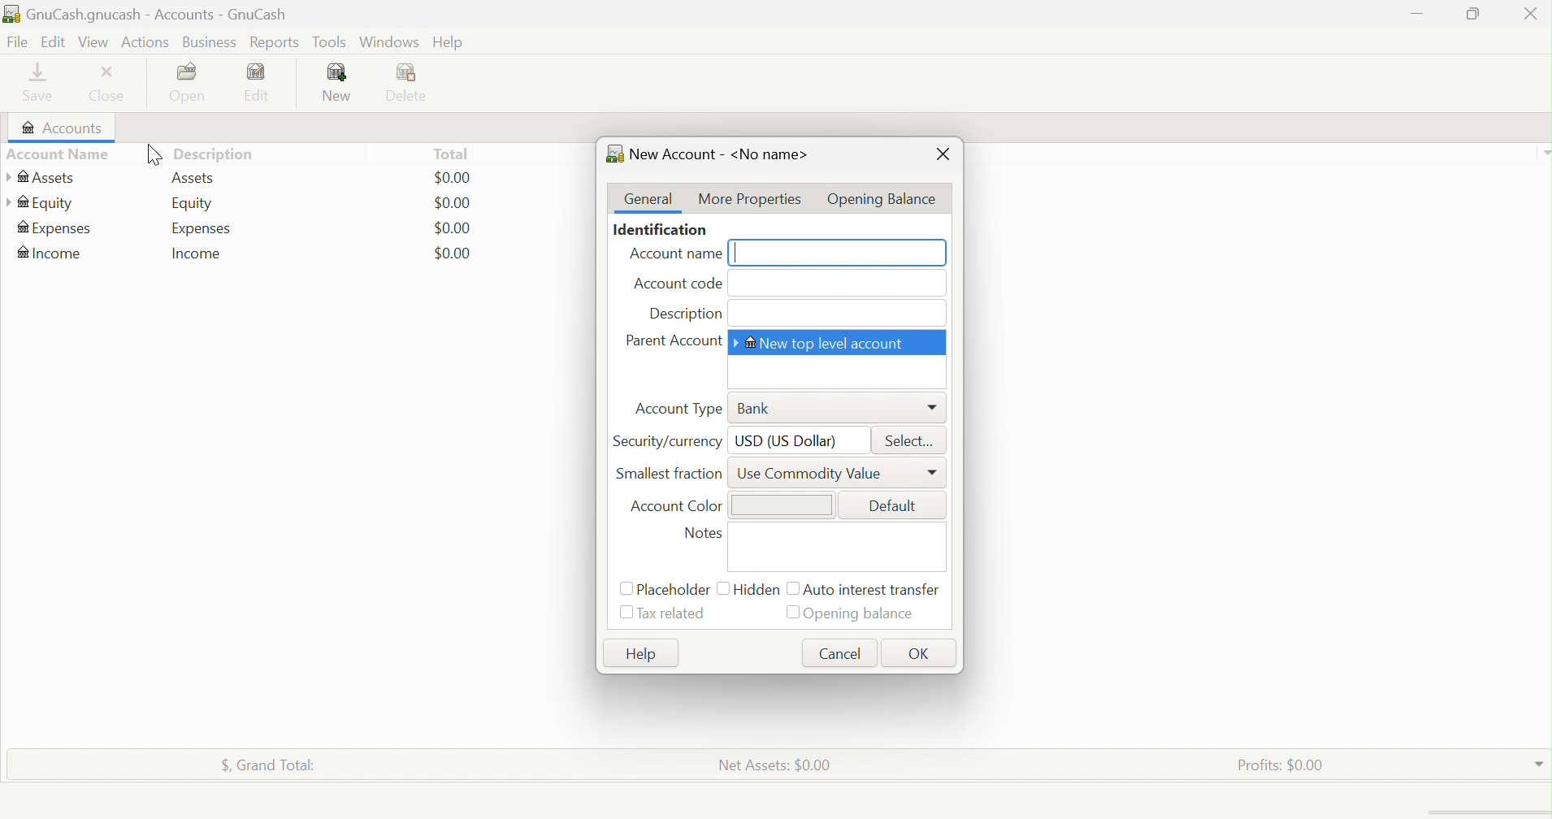 This screenshot has width=1552, height=819. What do you see at coordinates (755, 409) in the screenshot?
I see `Bank` at bounding box center [755, 409].